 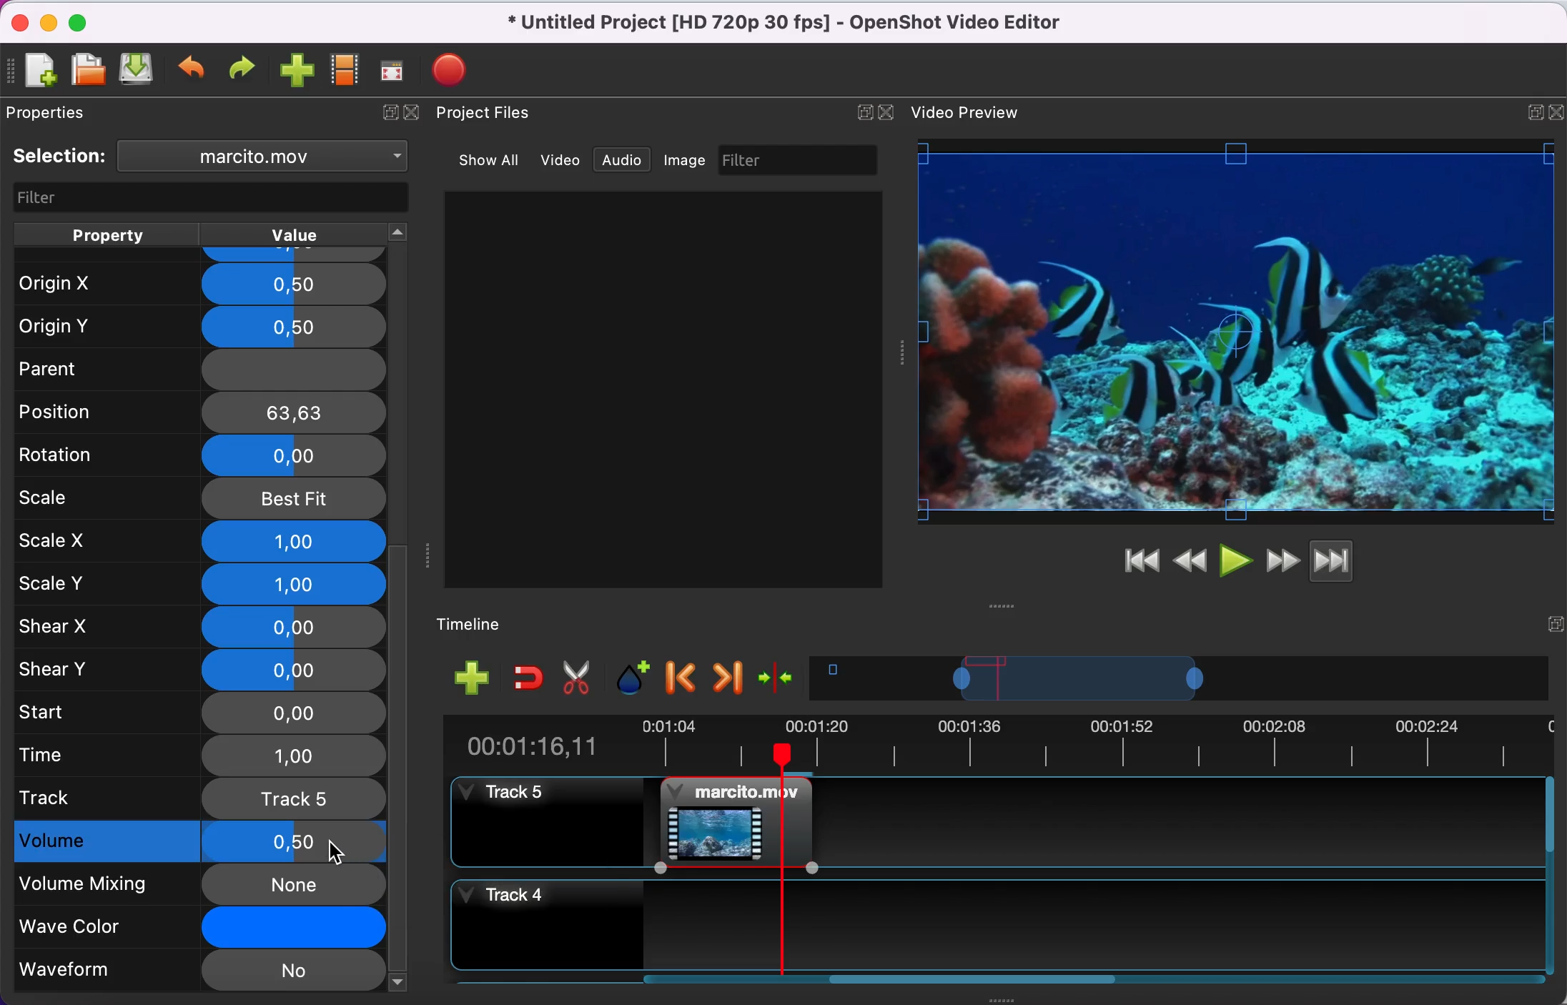 I want to click on volume mixing none, so click(x=197, y=884).